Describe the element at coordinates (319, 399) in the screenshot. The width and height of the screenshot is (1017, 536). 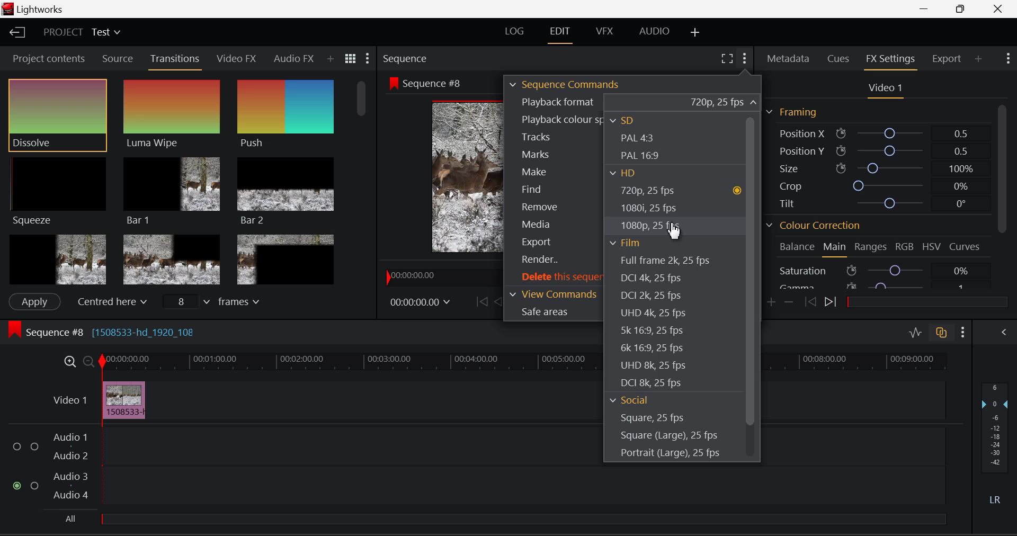
I see `Clip Inserted in Video Layer` at that location.